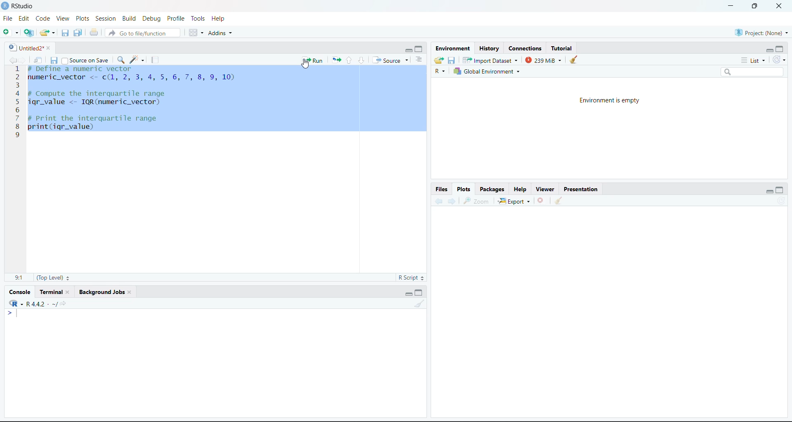  What do you see at coordinates (781, 61) in the screenshot?
I see `Refresh the list of objects in the environment` at bounding box center [781, 61].